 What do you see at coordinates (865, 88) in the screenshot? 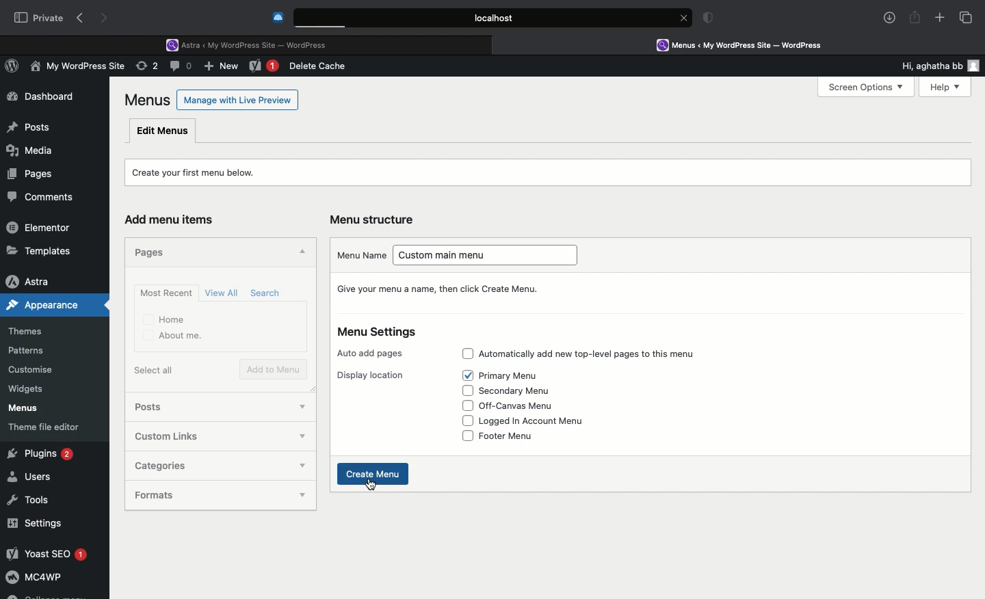
I see `Screen Options` at bounding box center [865, 88].